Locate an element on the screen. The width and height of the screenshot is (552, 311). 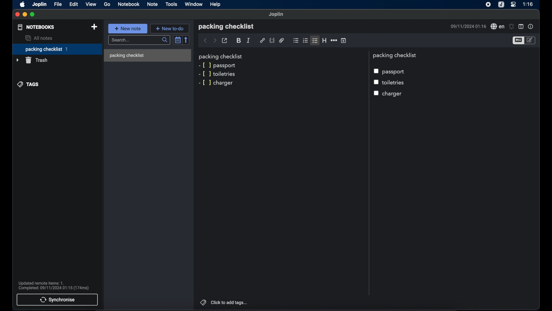
all notes is located at coordinates (40, 38).